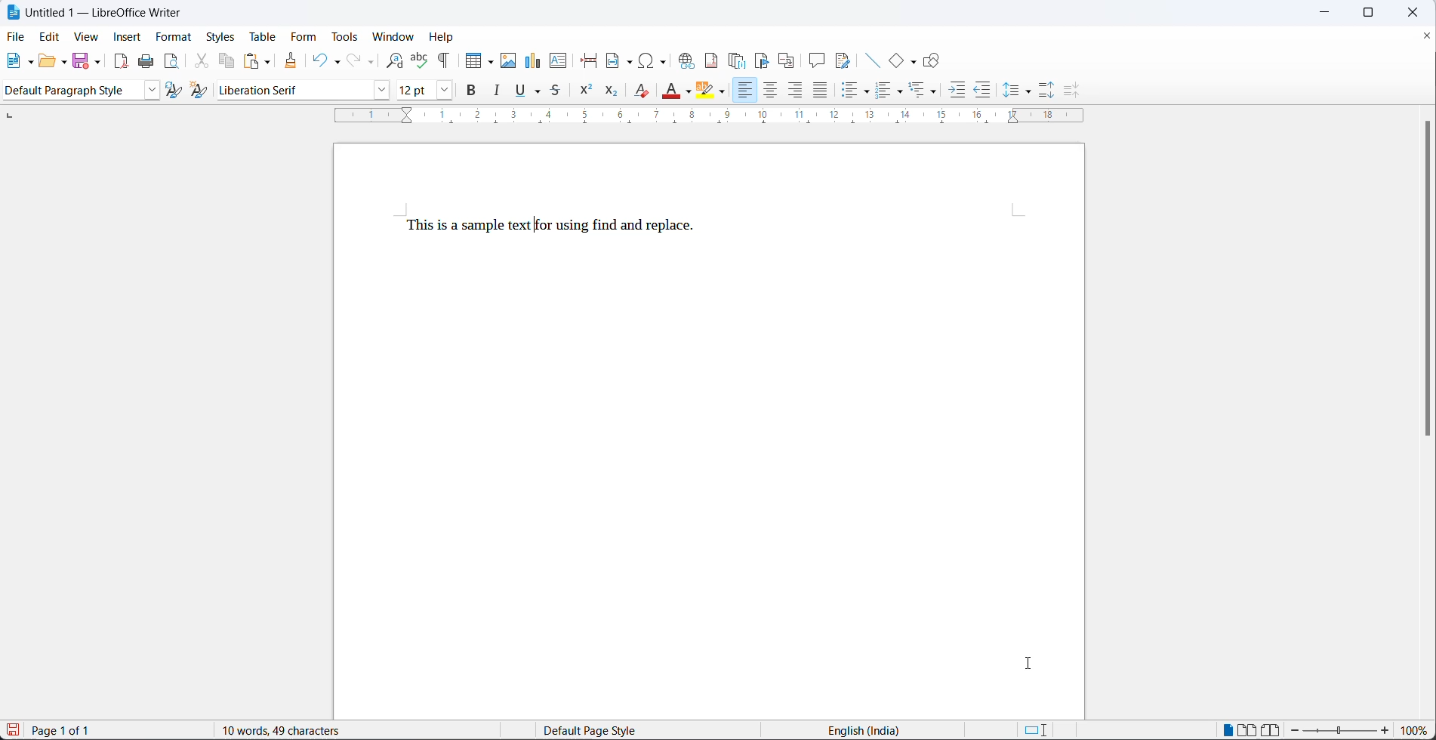  What do you see at coordinates (1427, 39) in the screenshot?
I see `close document` at bounding box center [1427, 39].